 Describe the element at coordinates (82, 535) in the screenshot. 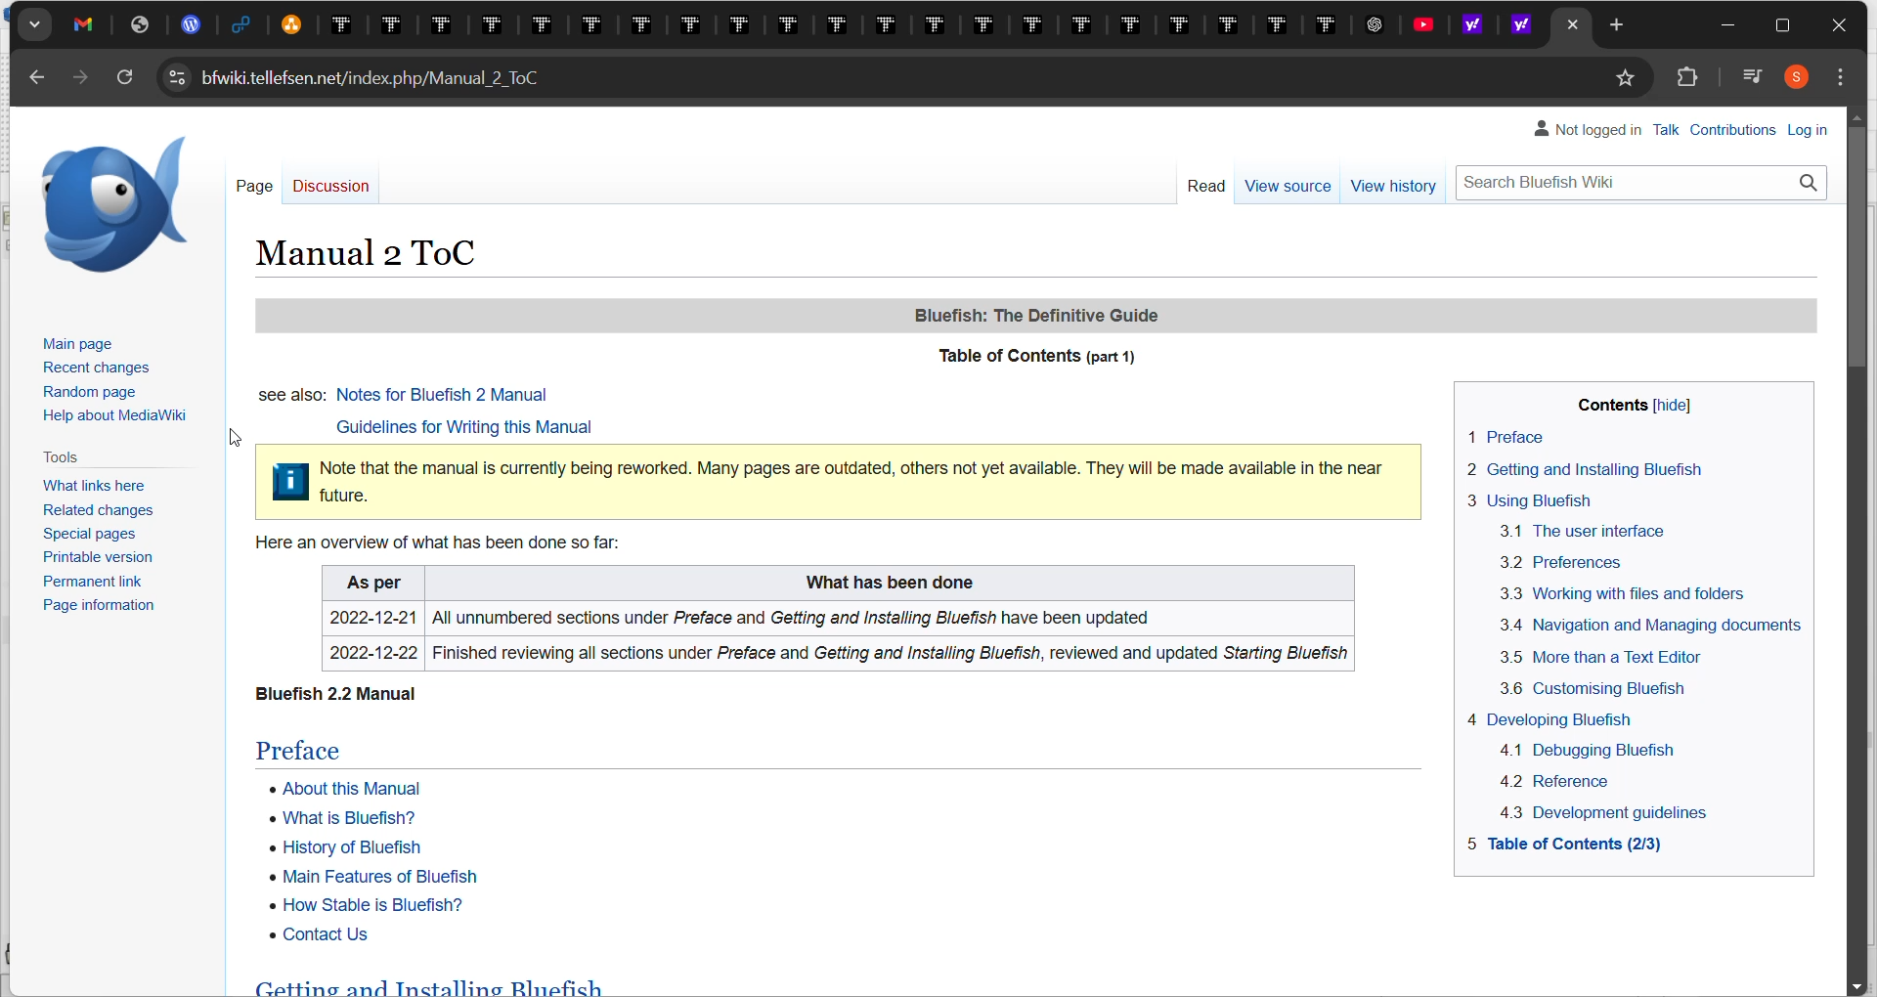

I see `Special pages` at that location.